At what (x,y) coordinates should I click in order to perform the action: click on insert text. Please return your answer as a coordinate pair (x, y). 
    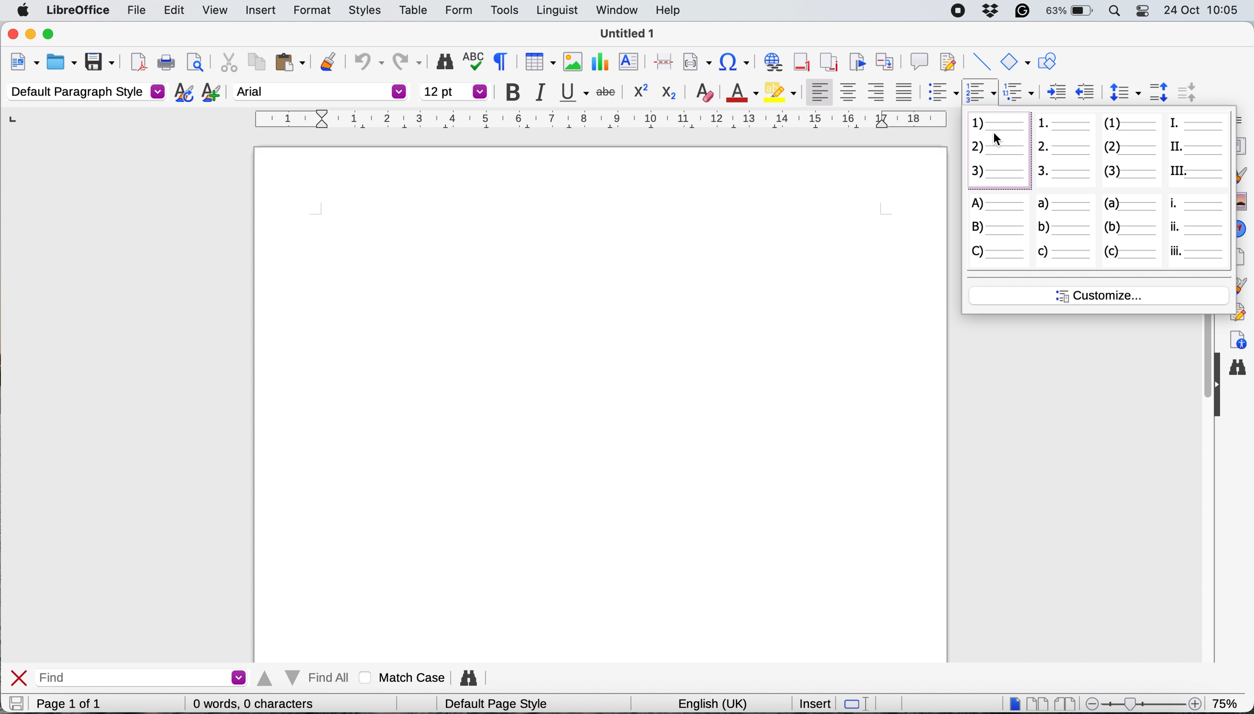
    Looking at the image, I should click on (630, 62).